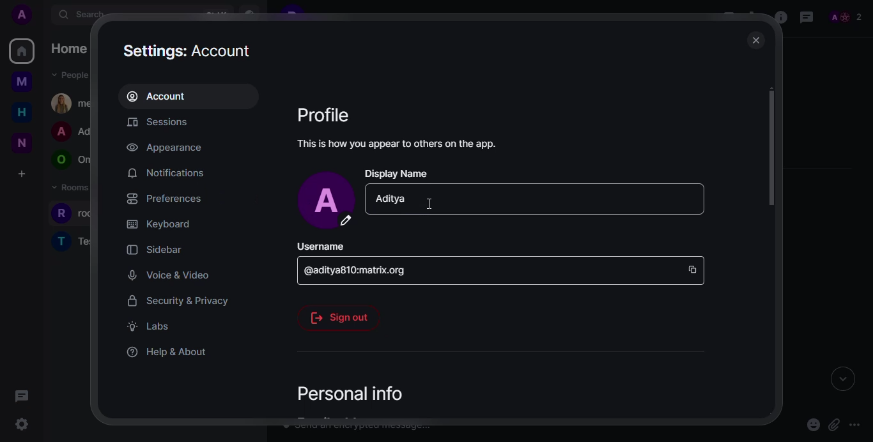 The image size is (873, 442). What do you see at coordinates (70, 50) in the screenshot?
I see `home` at bounding box center [70, 50].